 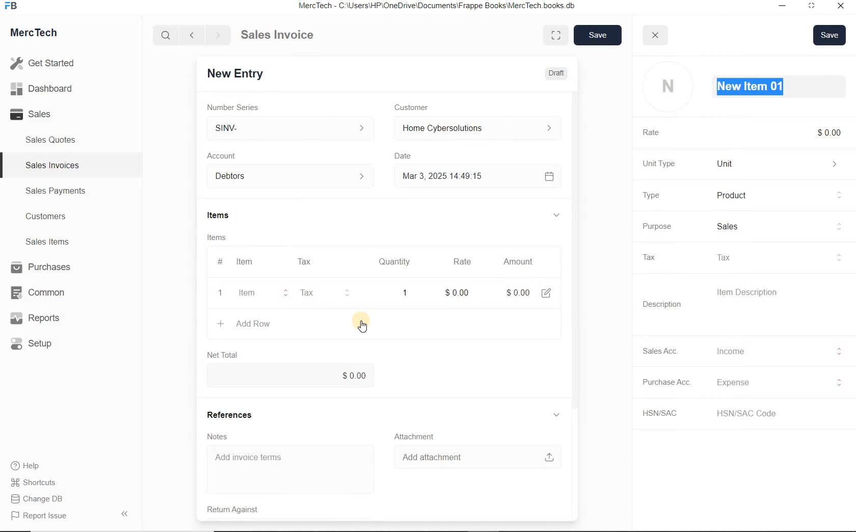 What do you see at coordinates (41, 516) in the screenshot?
I see `Report Issue` at bounding box center [41, 516].